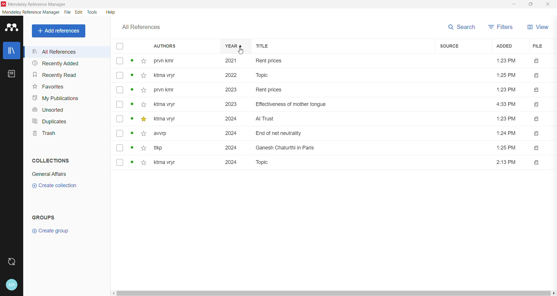 The width and height of the screenshot is (557, 296). Describe the element at coordinates (120, 90) in the screenshot. I see `select` at that location.